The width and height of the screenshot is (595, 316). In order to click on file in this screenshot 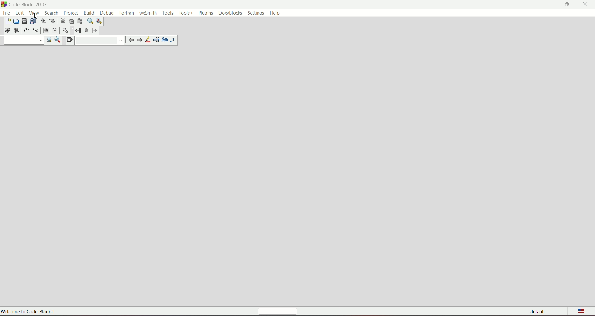, I will do `click(7, 12)`.